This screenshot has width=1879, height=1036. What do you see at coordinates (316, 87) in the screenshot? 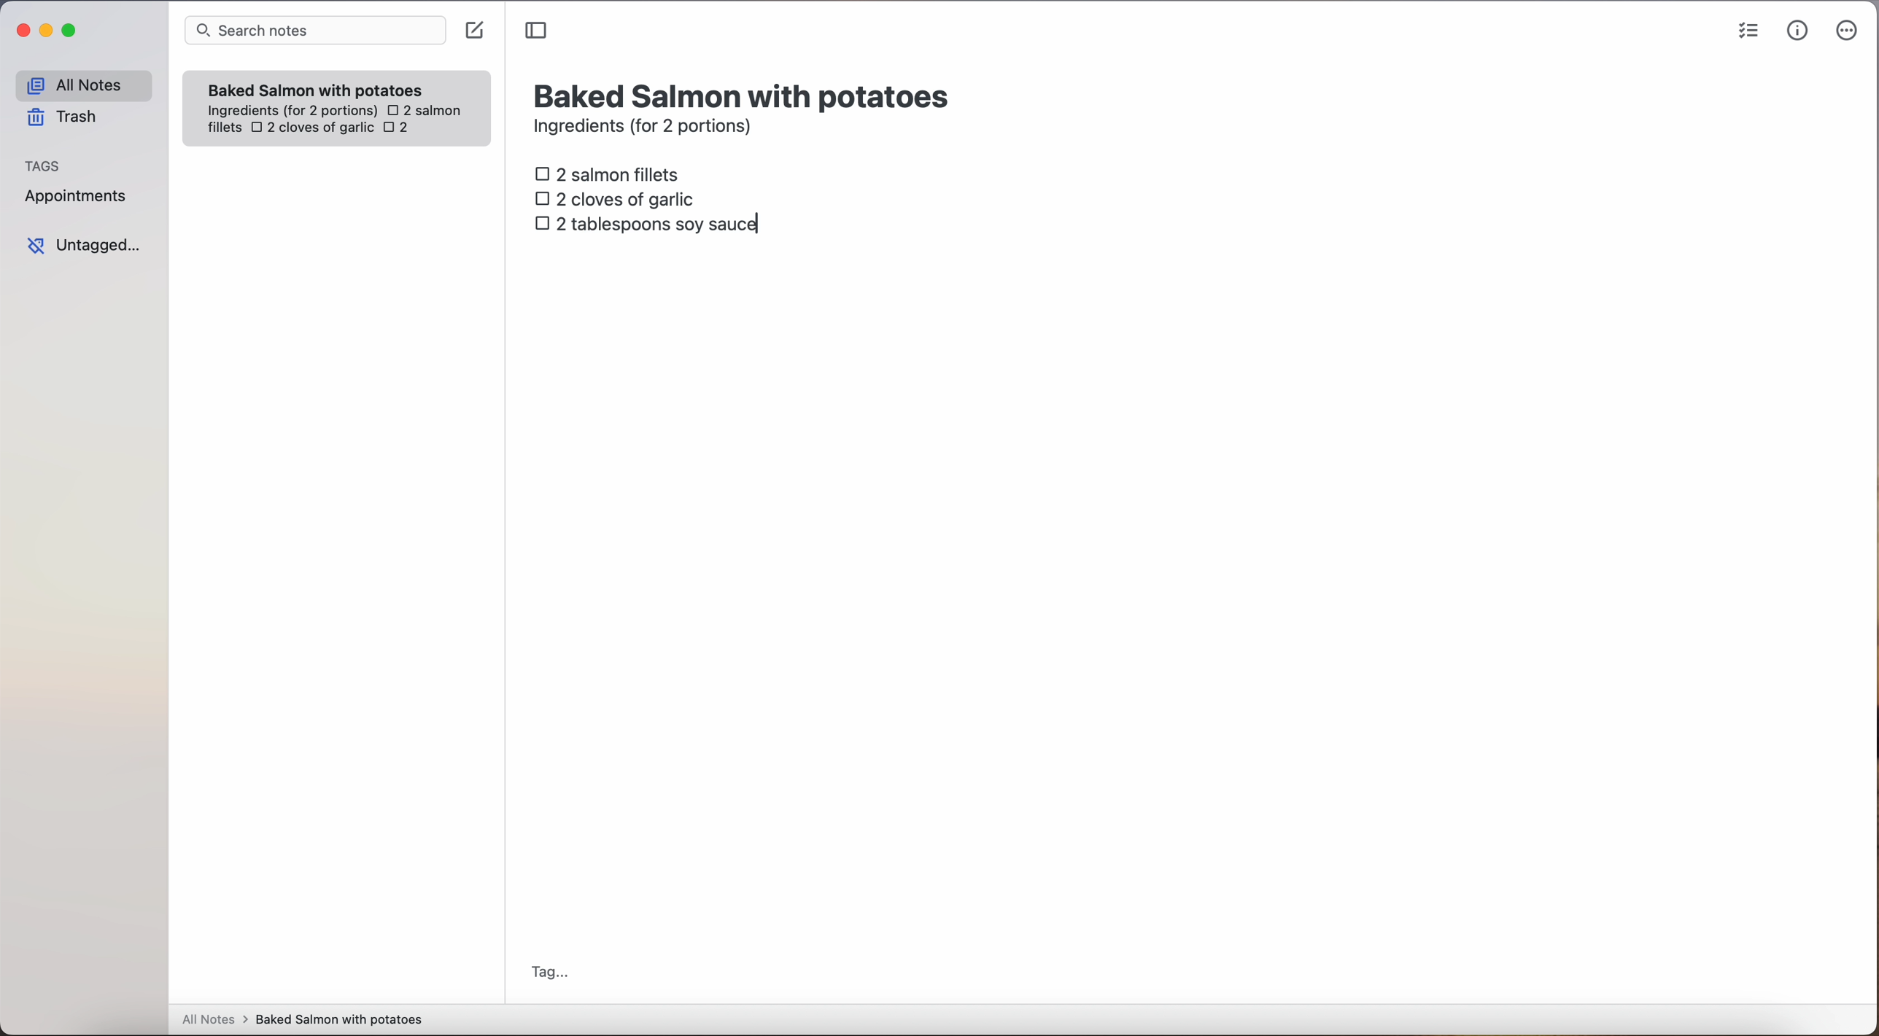
I see `Baked Salmon with potatoes` at bounding box center [316, 87].